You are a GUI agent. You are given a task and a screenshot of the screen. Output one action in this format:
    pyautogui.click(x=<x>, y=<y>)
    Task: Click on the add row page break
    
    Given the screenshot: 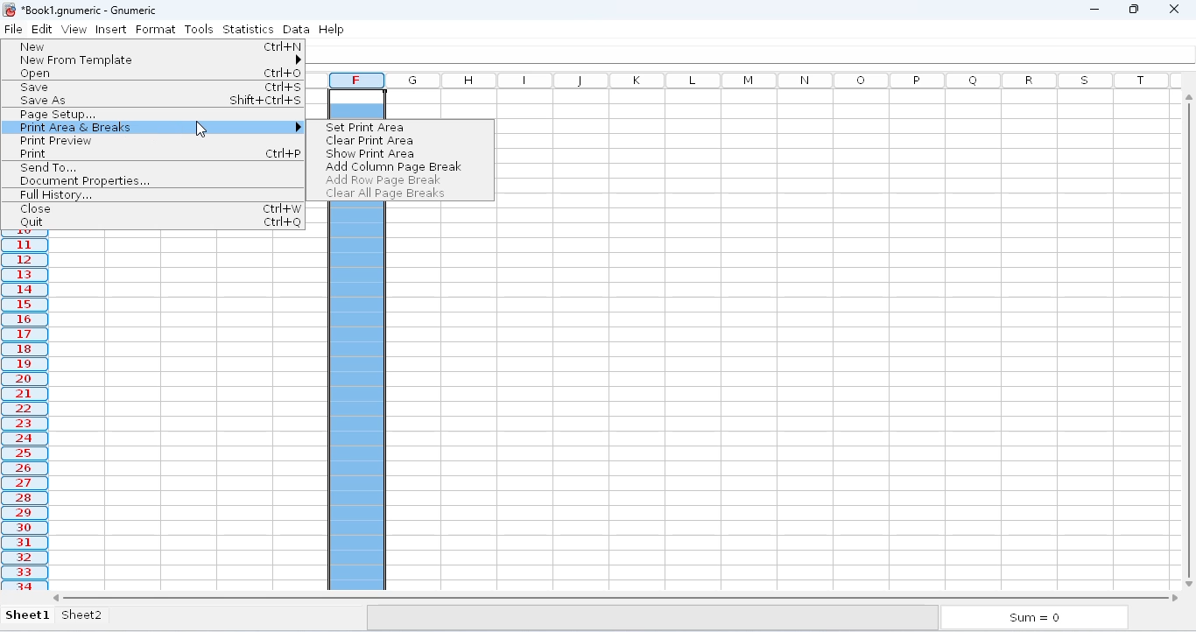 What is the action you would take?
    pyautogui.click(x=381, y=179)
    